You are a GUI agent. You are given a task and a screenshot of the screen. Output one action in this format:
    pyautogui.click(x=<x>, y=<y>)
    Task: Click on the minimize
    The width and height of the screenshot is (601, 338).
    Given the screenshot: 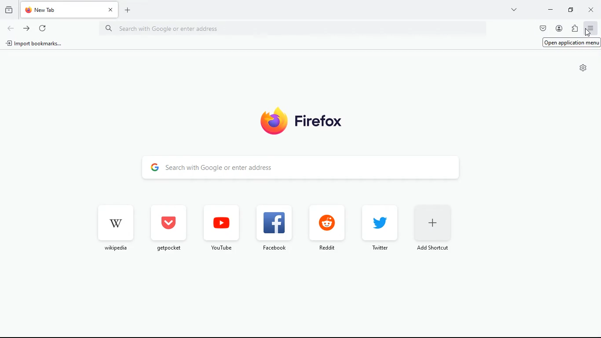 What is the action you would take?
    pyautogui.click(x=548, y=9)
    